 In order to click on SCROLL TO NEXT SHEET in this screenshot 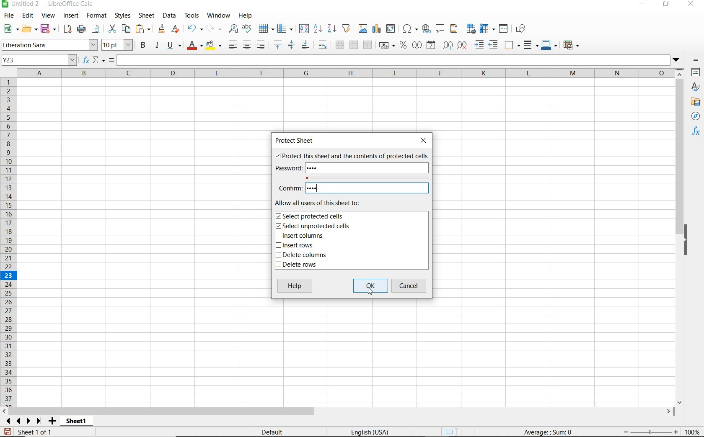, I will do `click(23, 421)`.